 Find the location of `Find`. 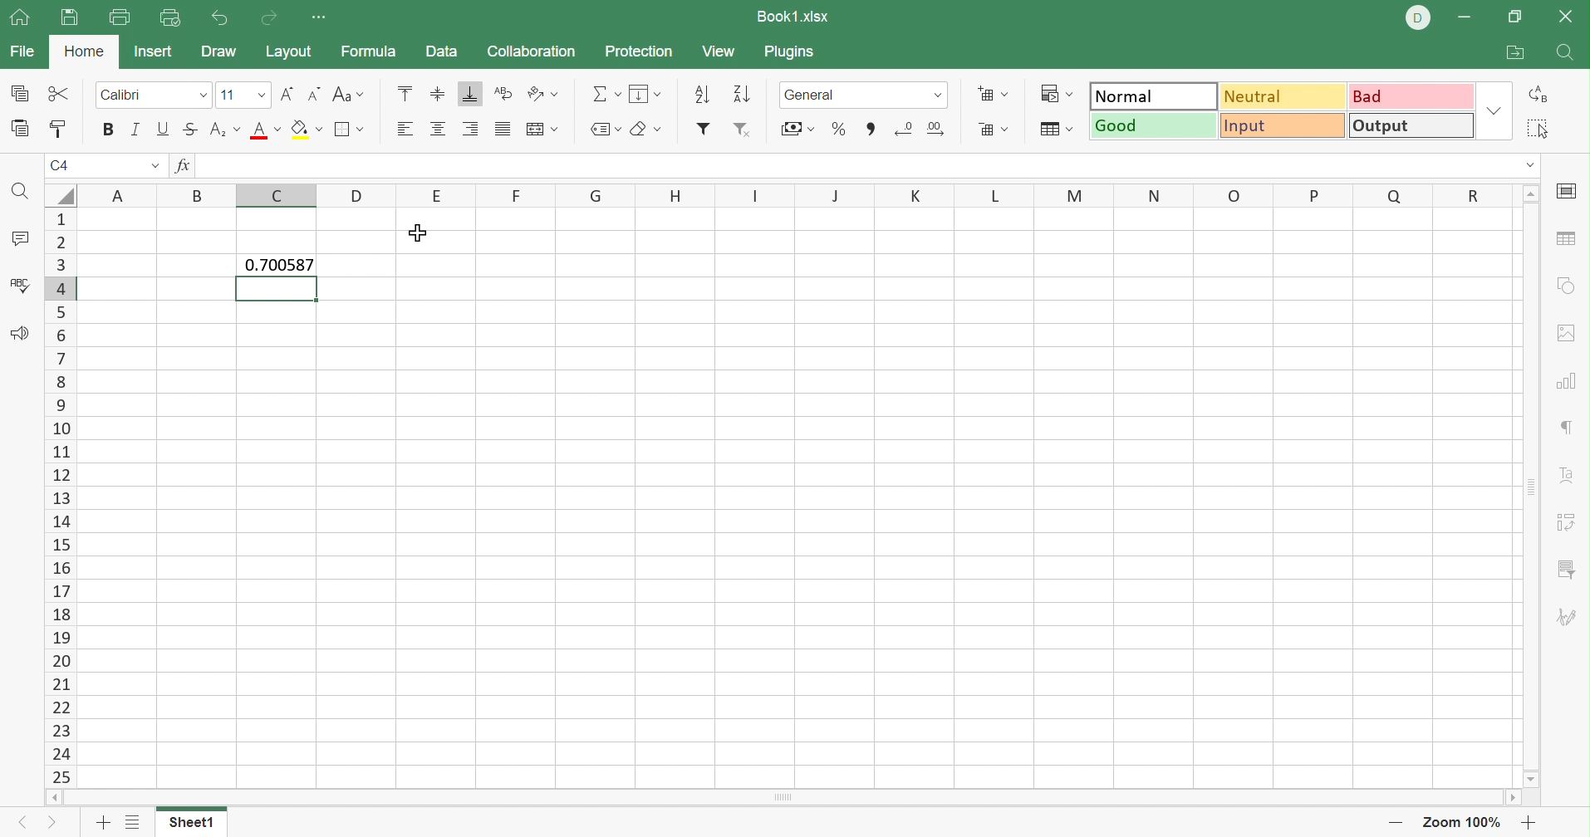

Find is located at coordinates (1564, 54).